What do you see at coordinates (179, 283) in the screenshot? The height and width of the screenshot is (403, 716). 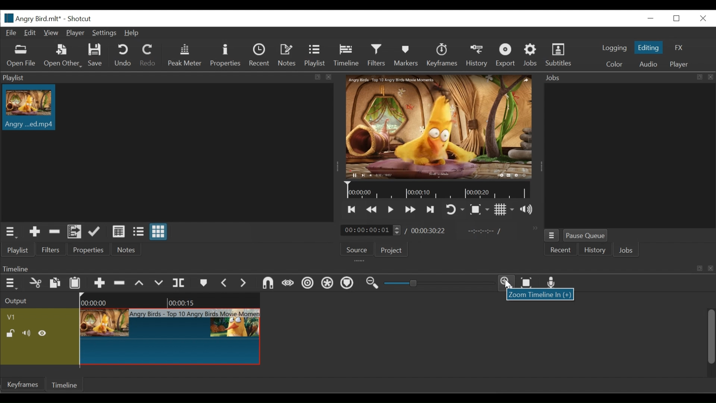 I see `Split playhead` at bounding box center [179, 283].